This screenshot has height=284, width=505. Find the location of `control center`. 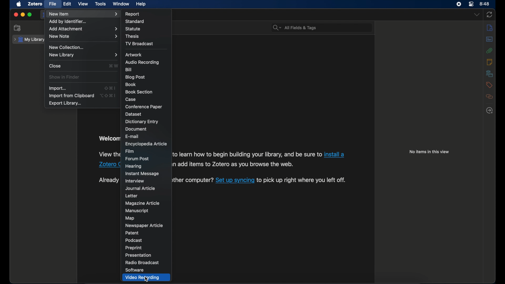

control center is located at coordinates (471, 4).